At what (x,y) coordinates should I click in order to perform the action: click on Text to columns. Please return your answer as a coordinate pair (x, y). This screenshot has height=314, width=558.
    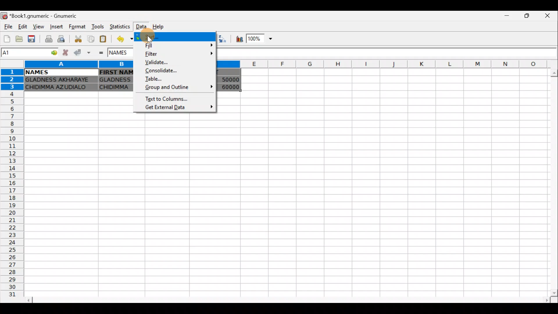
    Looking at the image, I should click on (171, 99).